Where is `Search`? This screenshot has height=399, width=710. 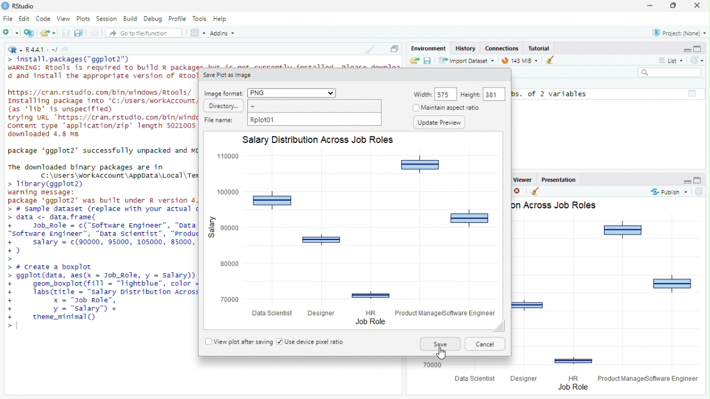 Search is located at coordinates (670, 72).